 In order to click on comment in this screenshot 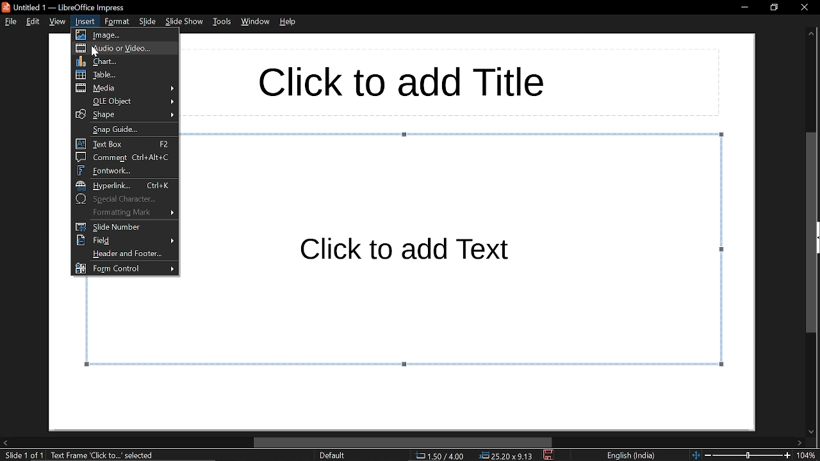, I will do `click(124, 157)`.